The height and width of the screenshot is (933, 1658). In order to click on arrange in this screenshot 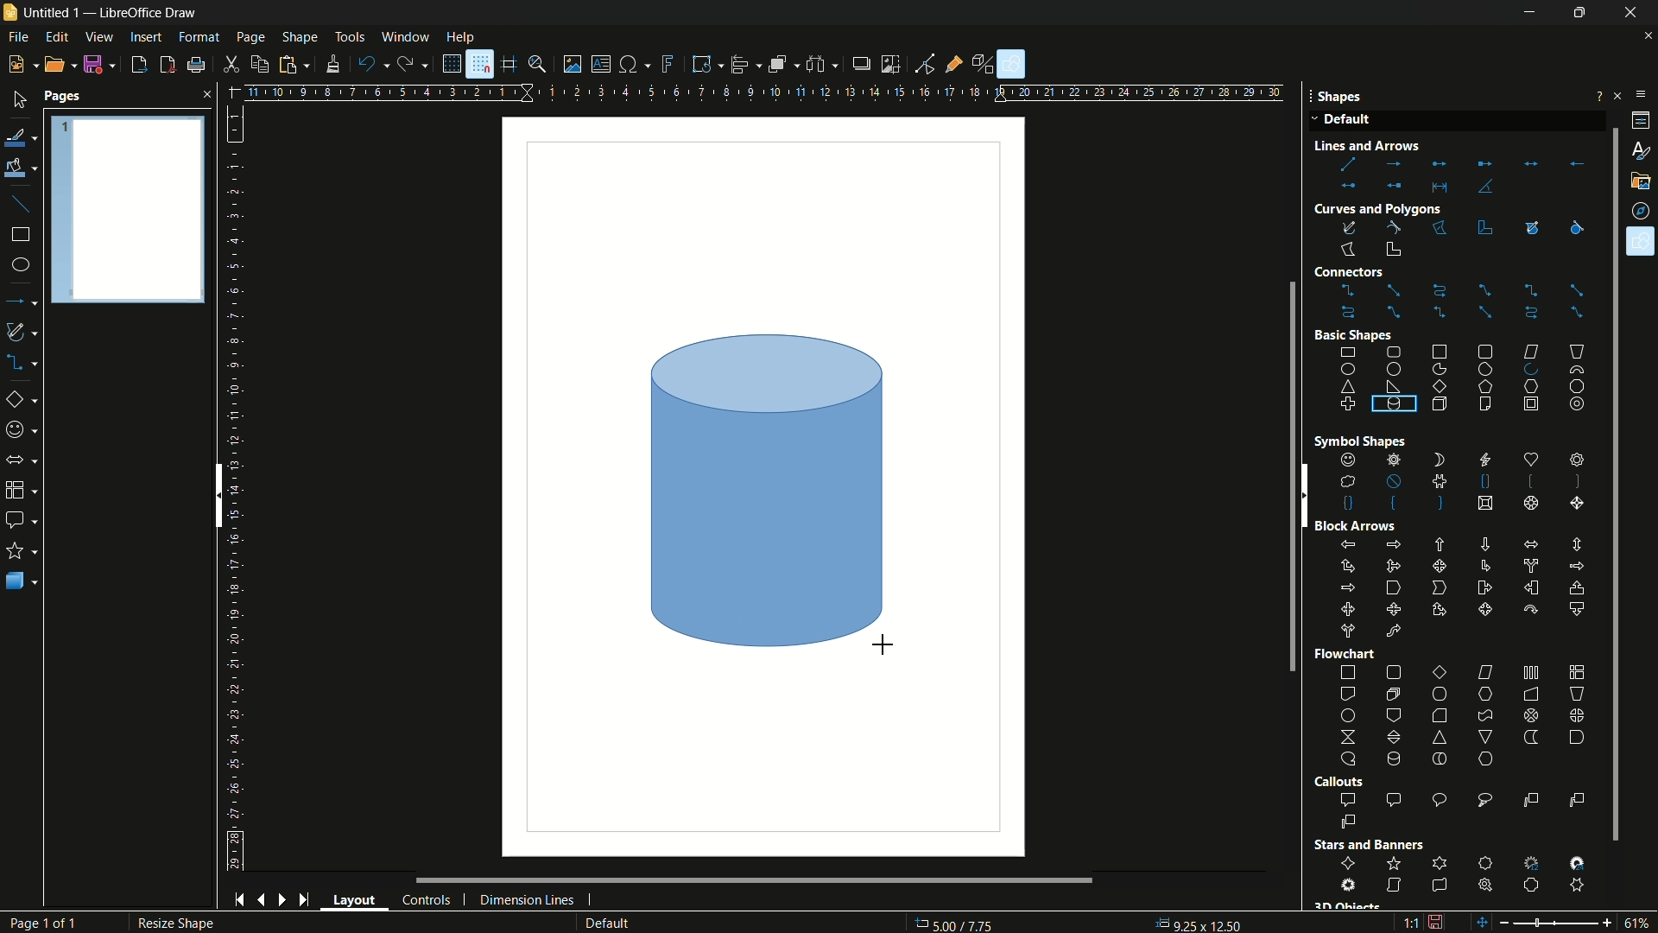, I will do `click(783, 66)`.